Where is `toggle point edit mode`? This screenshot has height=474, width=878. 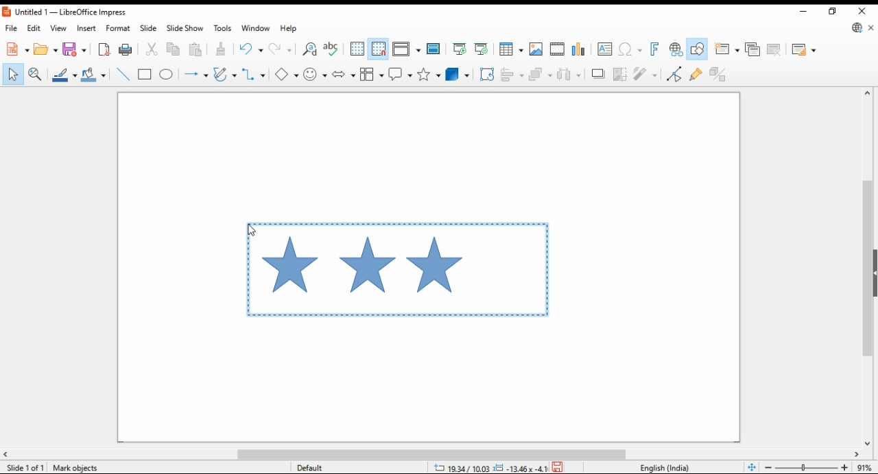 toggle point edit mode is located at coordinates (674, 73).